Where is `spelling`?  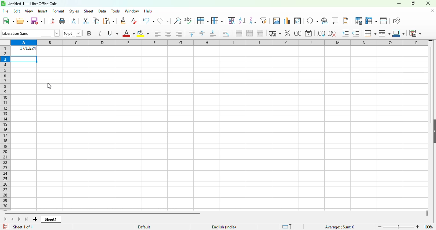
spelling is located at coordinates (188, 21).